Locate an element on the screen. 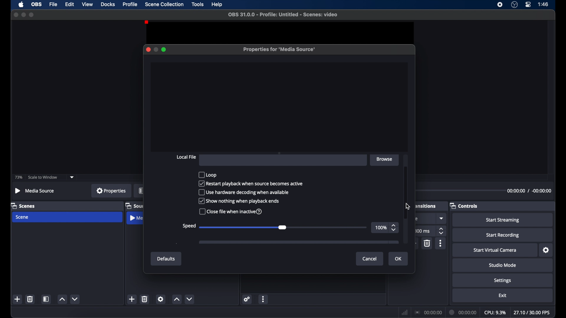  studio mode is located at coordinates (503, 265).